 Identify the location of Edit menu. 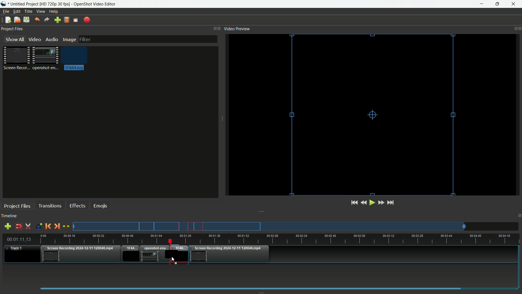
(16, 11).